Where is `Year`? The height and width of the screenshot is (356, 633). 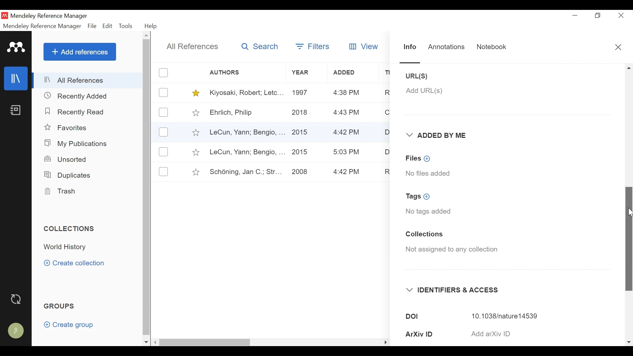
Year is located at coordinates (306, 73).